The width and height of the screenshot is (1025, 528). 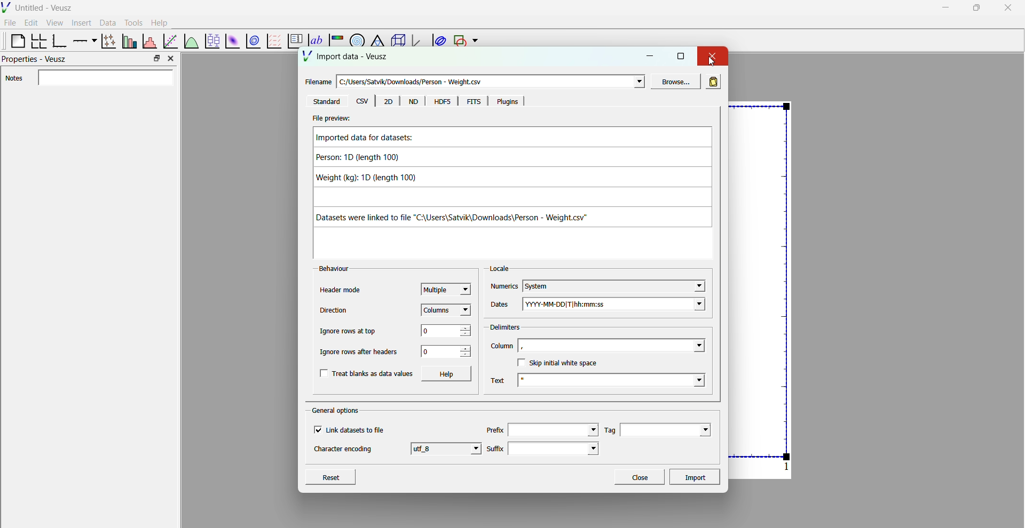 What do you see at coordinates (652, 55) in the screenshot?
I see `minimize` at bounding box center [652, 55].